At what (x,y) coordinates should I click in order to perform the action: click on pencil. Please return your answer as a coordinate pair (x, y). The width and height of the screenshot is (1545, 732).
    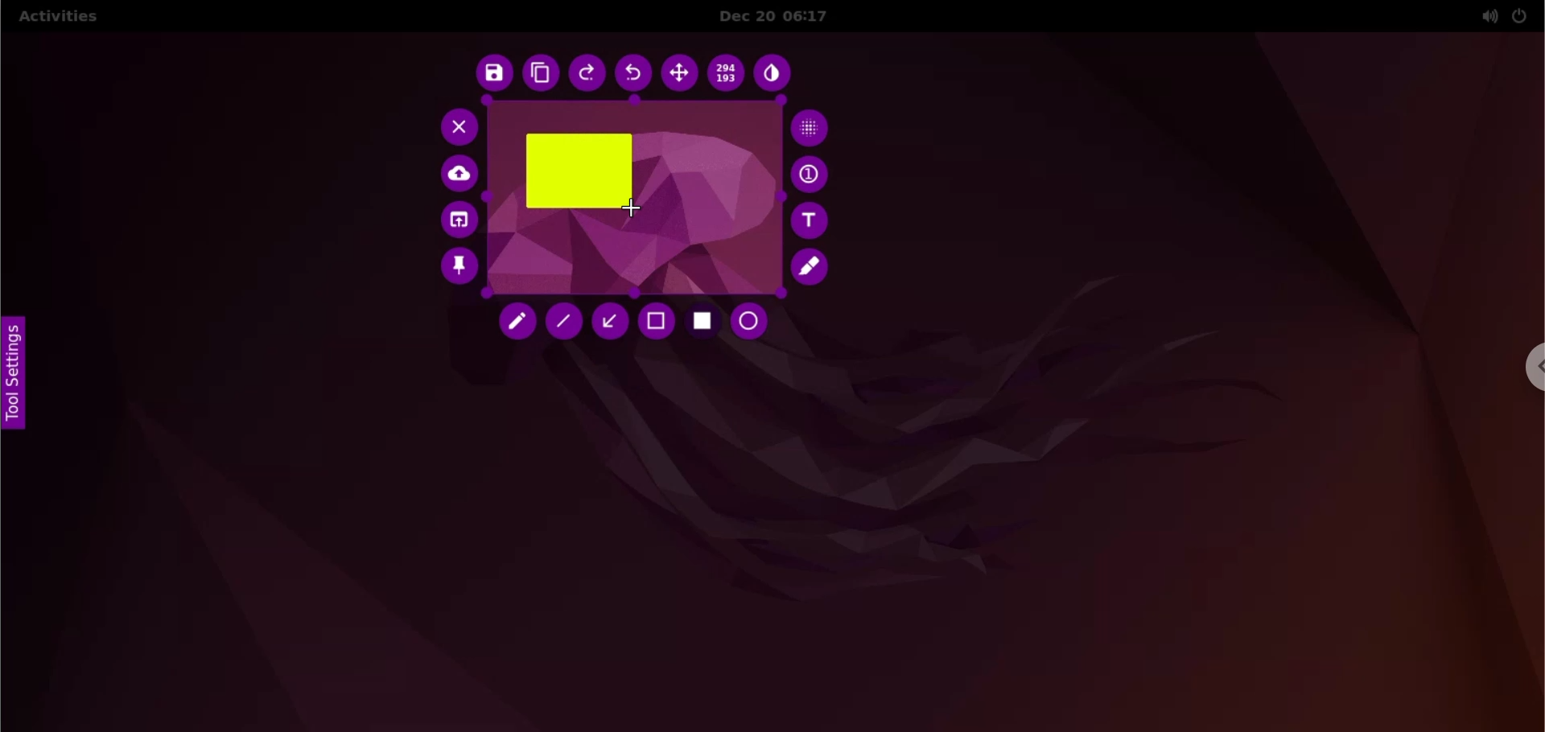
    Looking at the image, I should click on (520, 324).